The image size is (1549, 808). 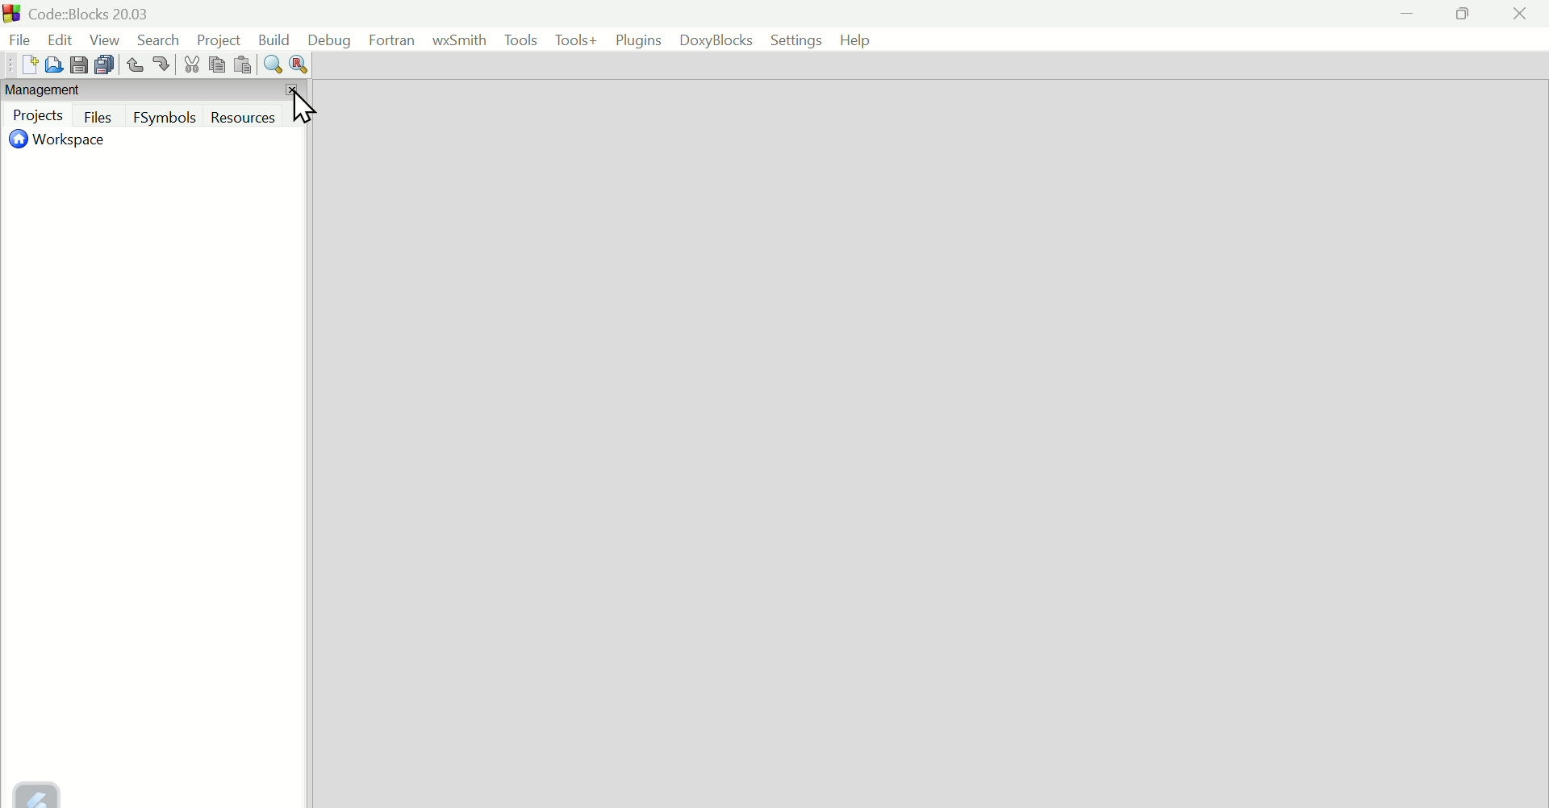 I want to click on Project, so click(x=39, y=115).